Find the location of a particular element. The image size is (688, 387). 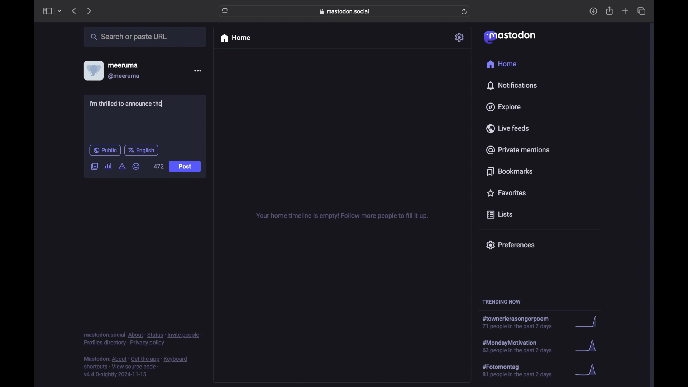

english is located at coordinates (141, 151).